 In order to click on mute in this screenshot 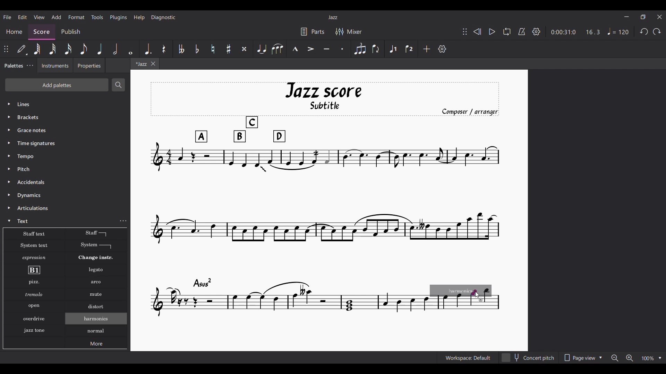, I will do `click(97, 295)`.